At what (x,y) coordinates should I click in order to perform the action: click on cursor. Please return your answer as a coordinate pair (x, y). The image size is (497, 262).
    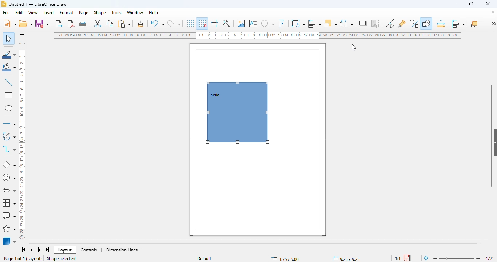
    Looking at the image, I should click on (354, 48).